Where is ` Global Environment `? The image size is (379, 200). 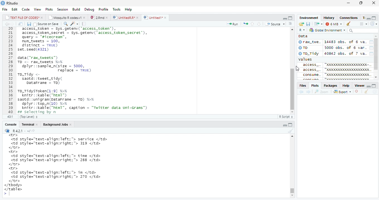
 Global Environment  is located at coordinates (328, 31).